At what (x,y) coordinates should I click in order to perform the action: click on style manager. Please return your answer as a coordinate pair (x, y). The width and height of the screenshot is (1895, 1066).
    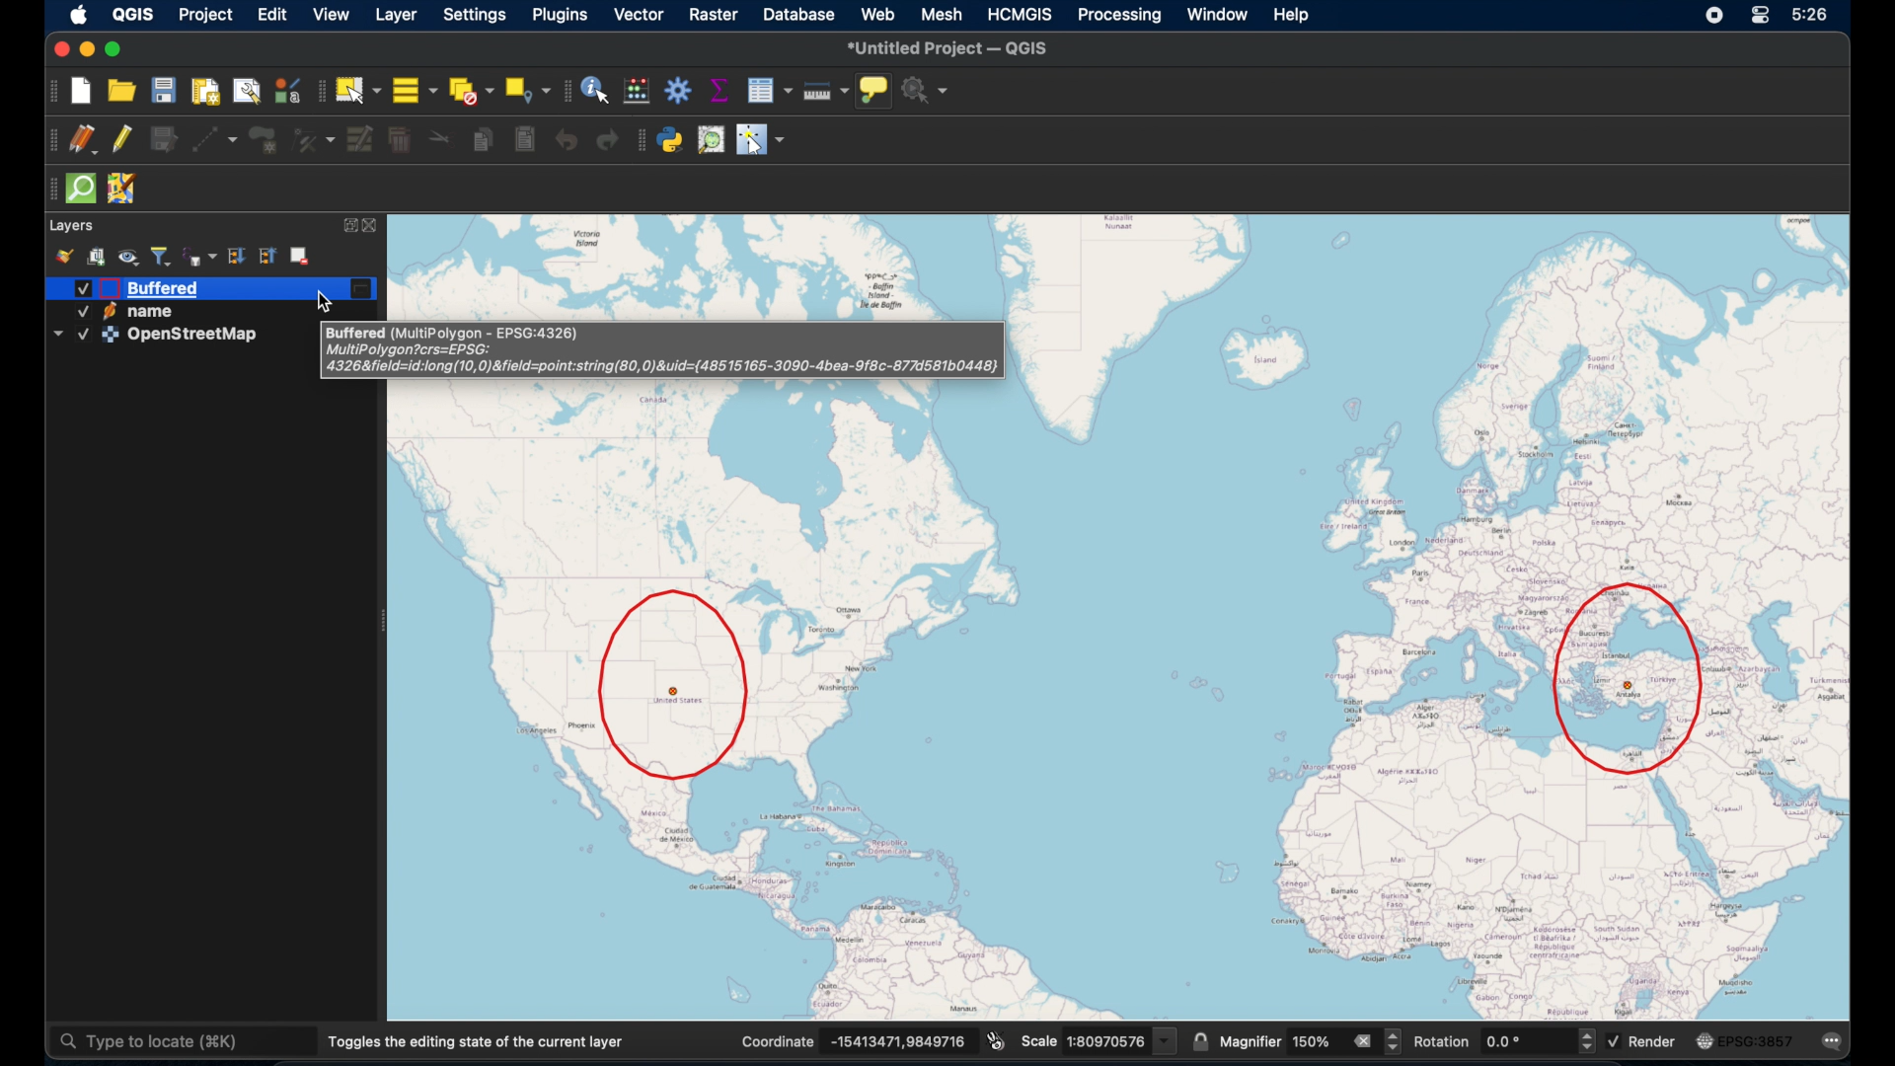
    Looking at the image, I should click on (64, 254).